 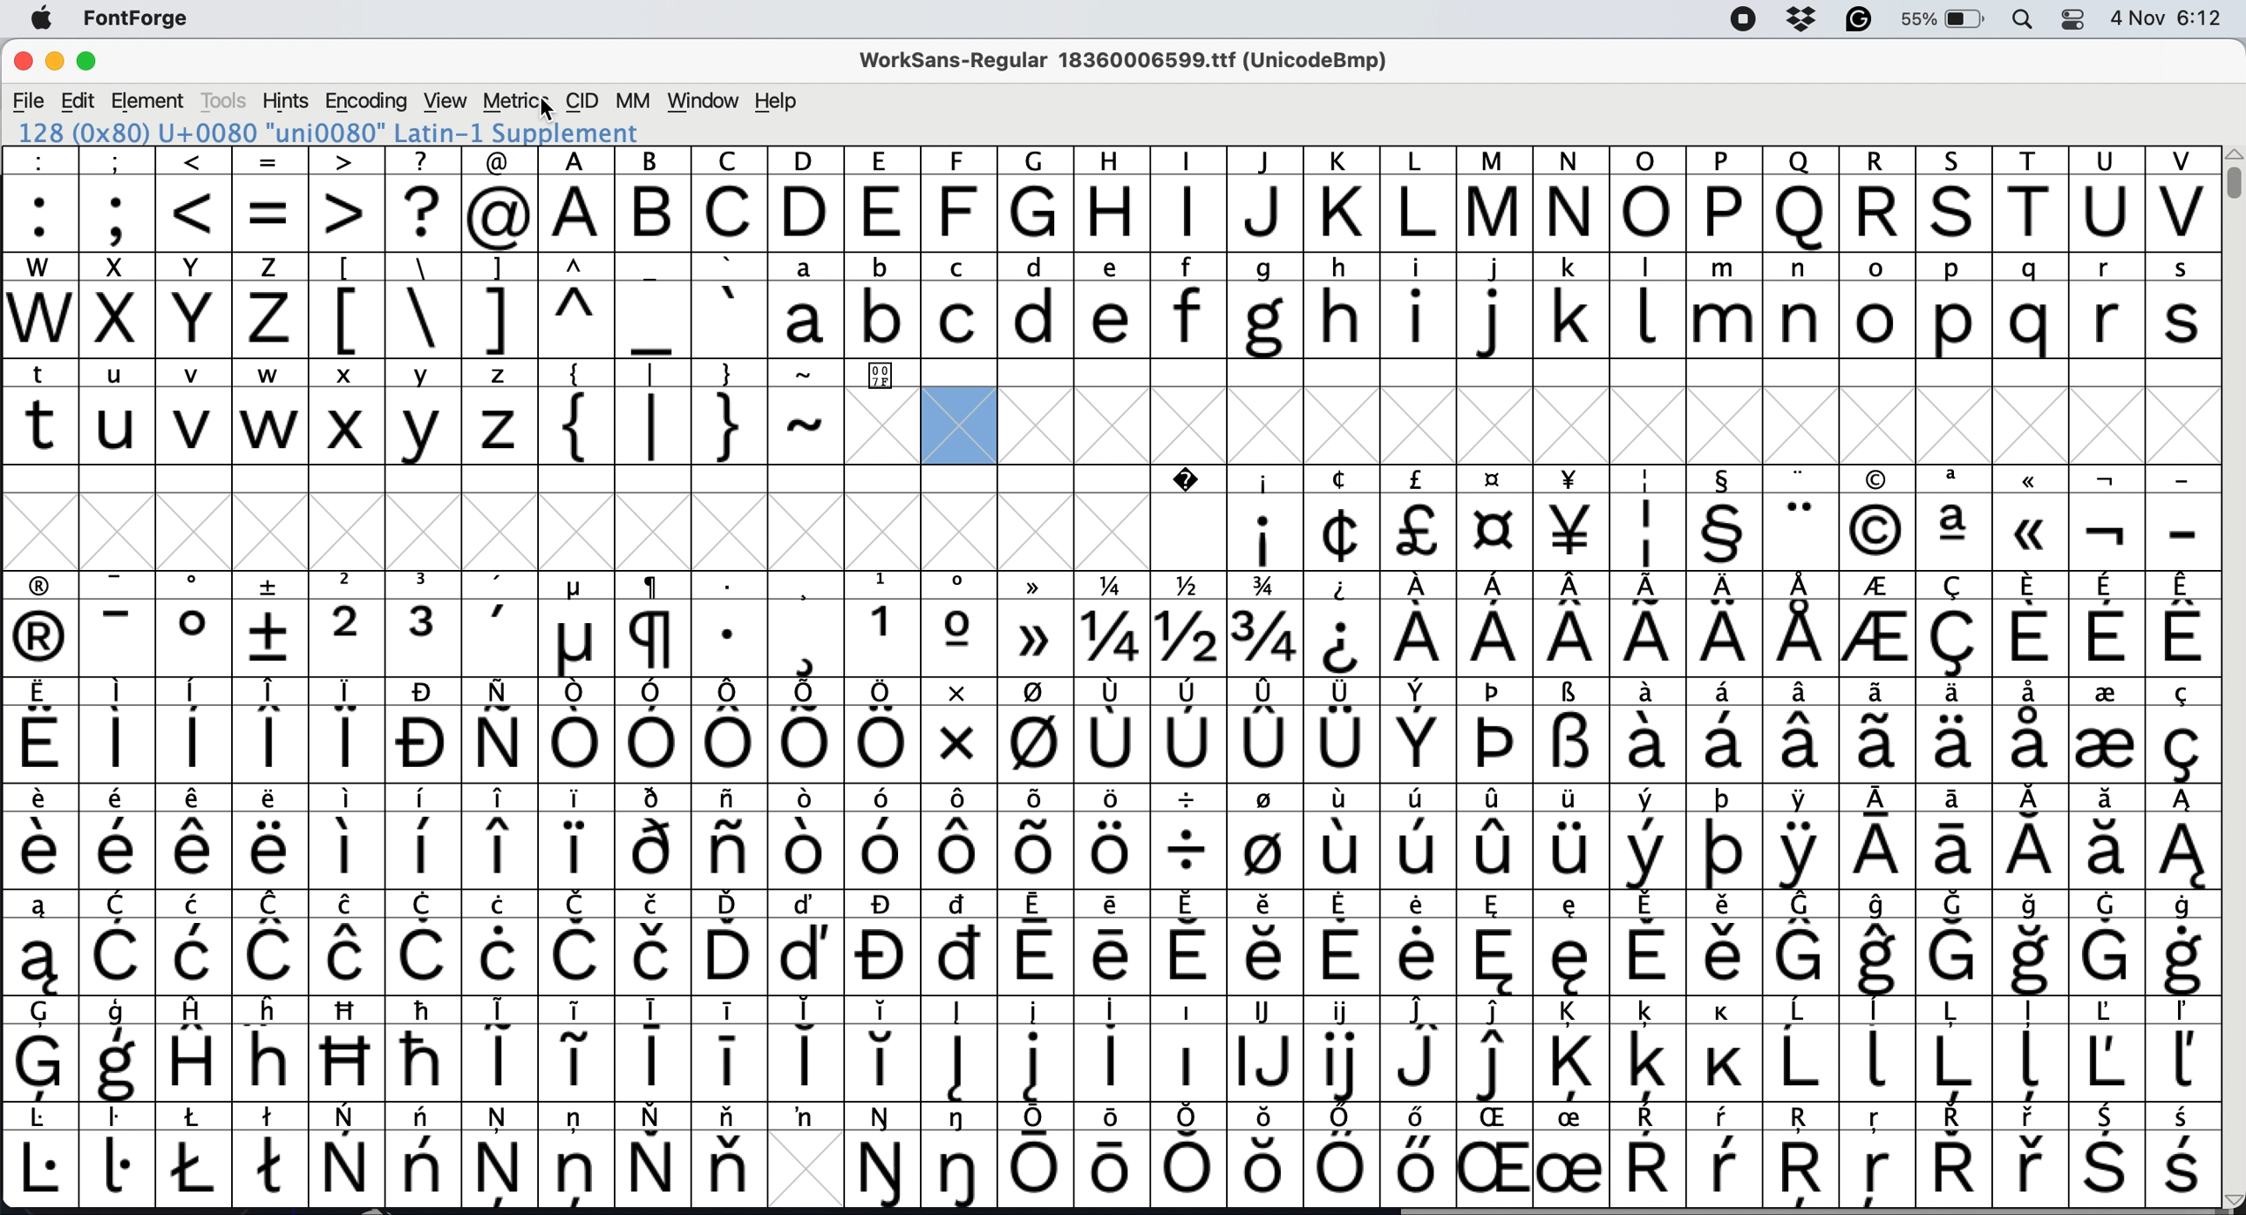 What do you see at coordinates (1112, 801) in the screenshot?
I see `special characters` at bounding box center [1112, 801].